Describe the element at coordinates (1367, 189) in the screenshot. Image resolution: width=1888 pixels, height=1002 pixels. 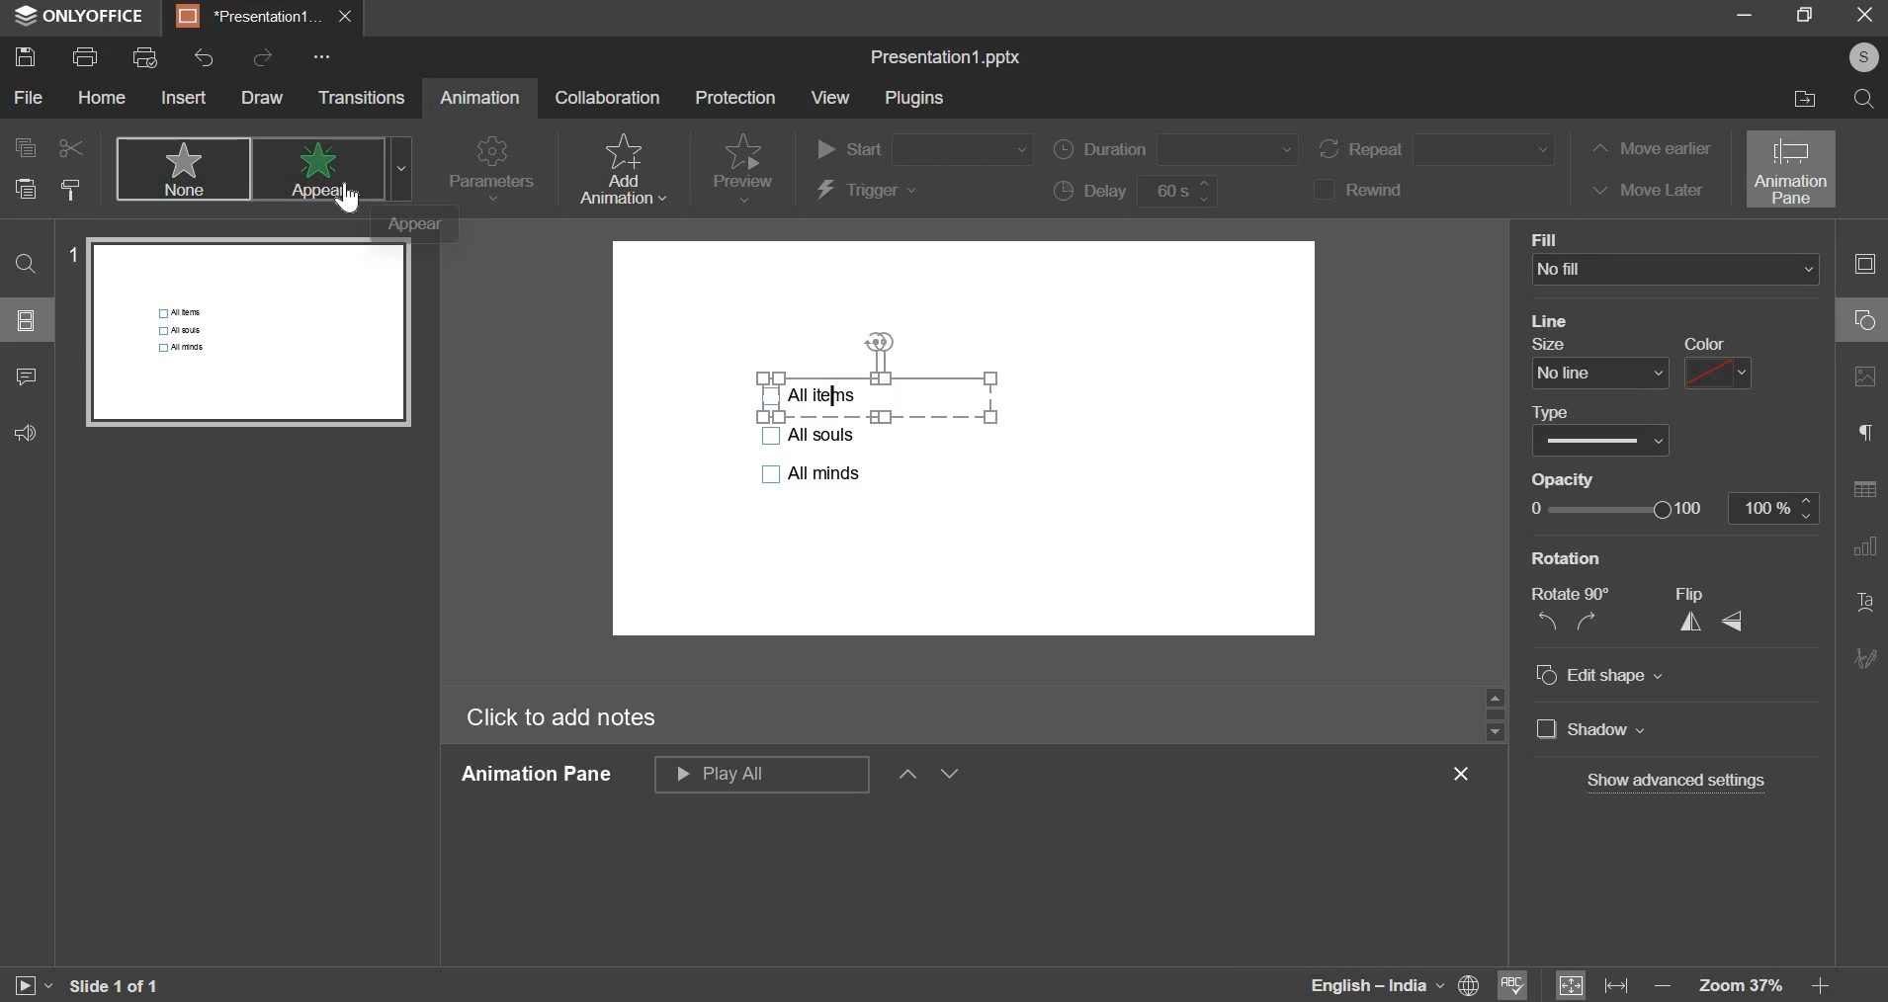
I see `rewind` at that location.